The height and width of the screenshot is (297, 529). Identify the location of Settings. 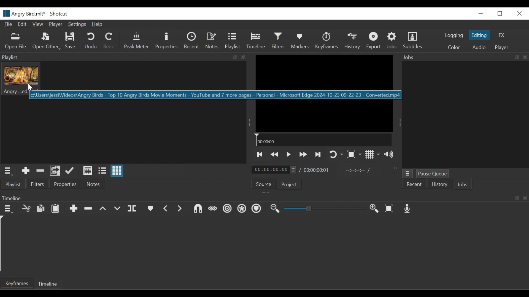
(77, 24).